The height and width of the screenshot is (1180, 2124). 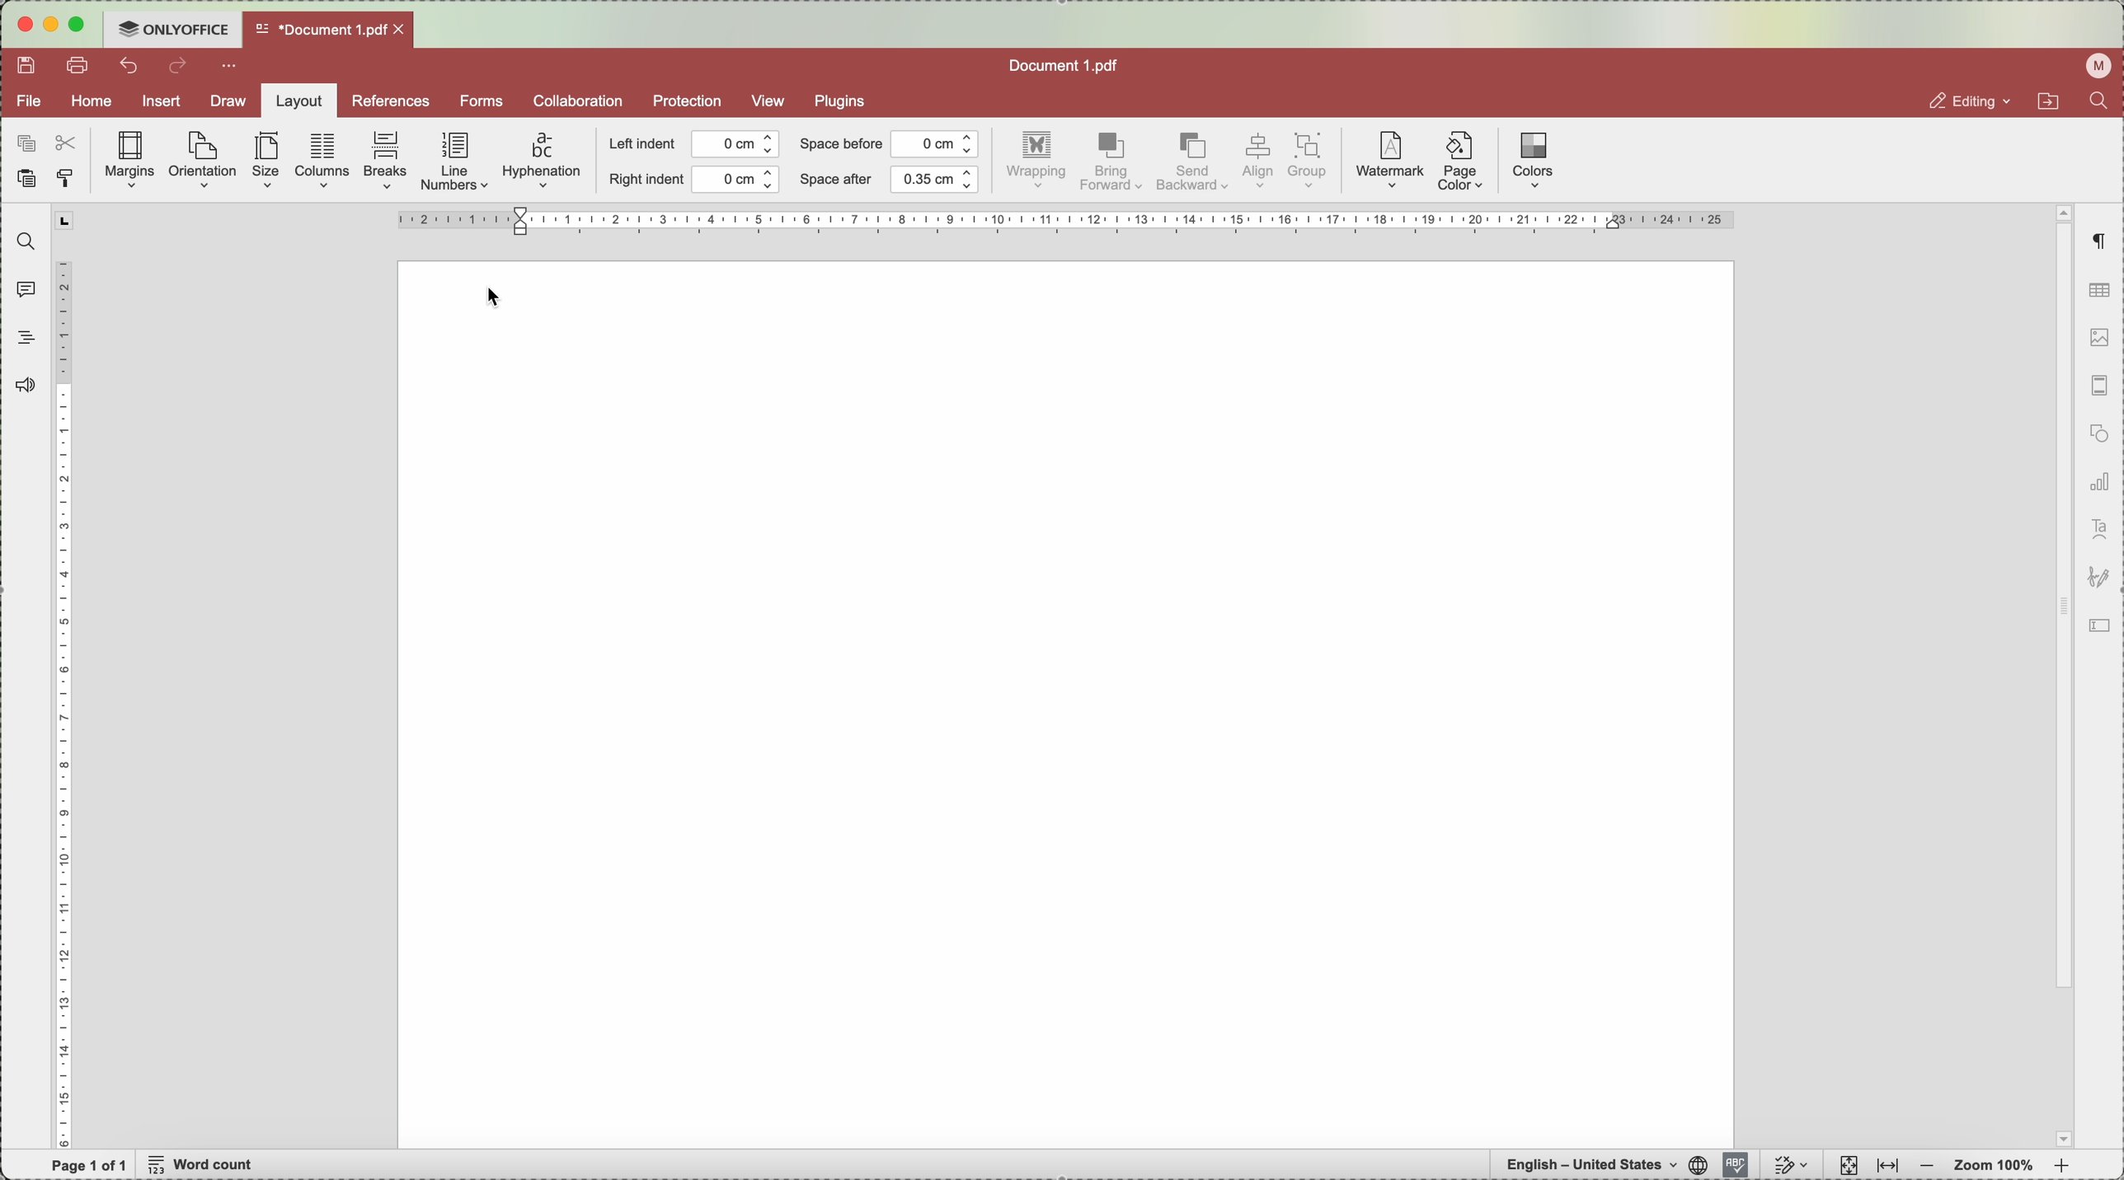 What do you see at coordinates (323, 159) in the screenshot?
I see `columns` at bounding box center [323, 159].